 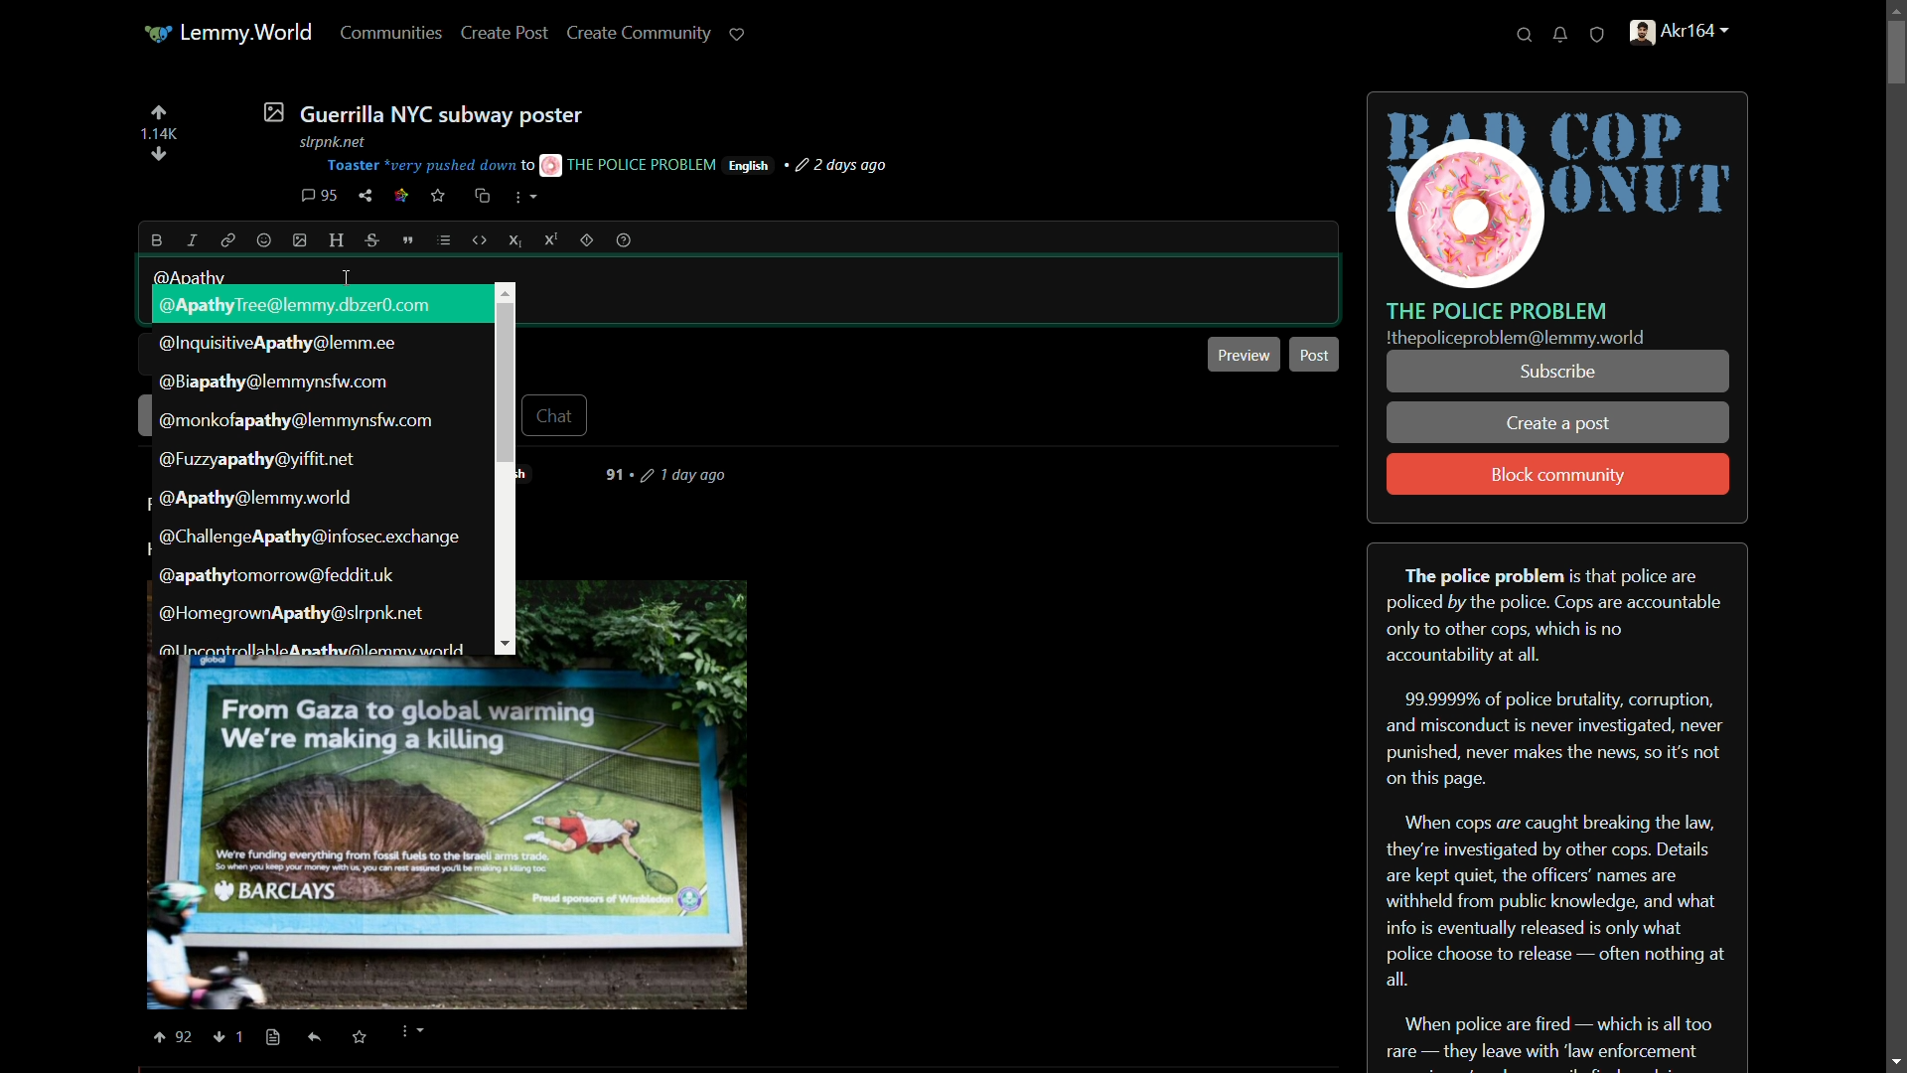 I want to click on THE POLICE PROBLEM, so click(x=630, y=164).